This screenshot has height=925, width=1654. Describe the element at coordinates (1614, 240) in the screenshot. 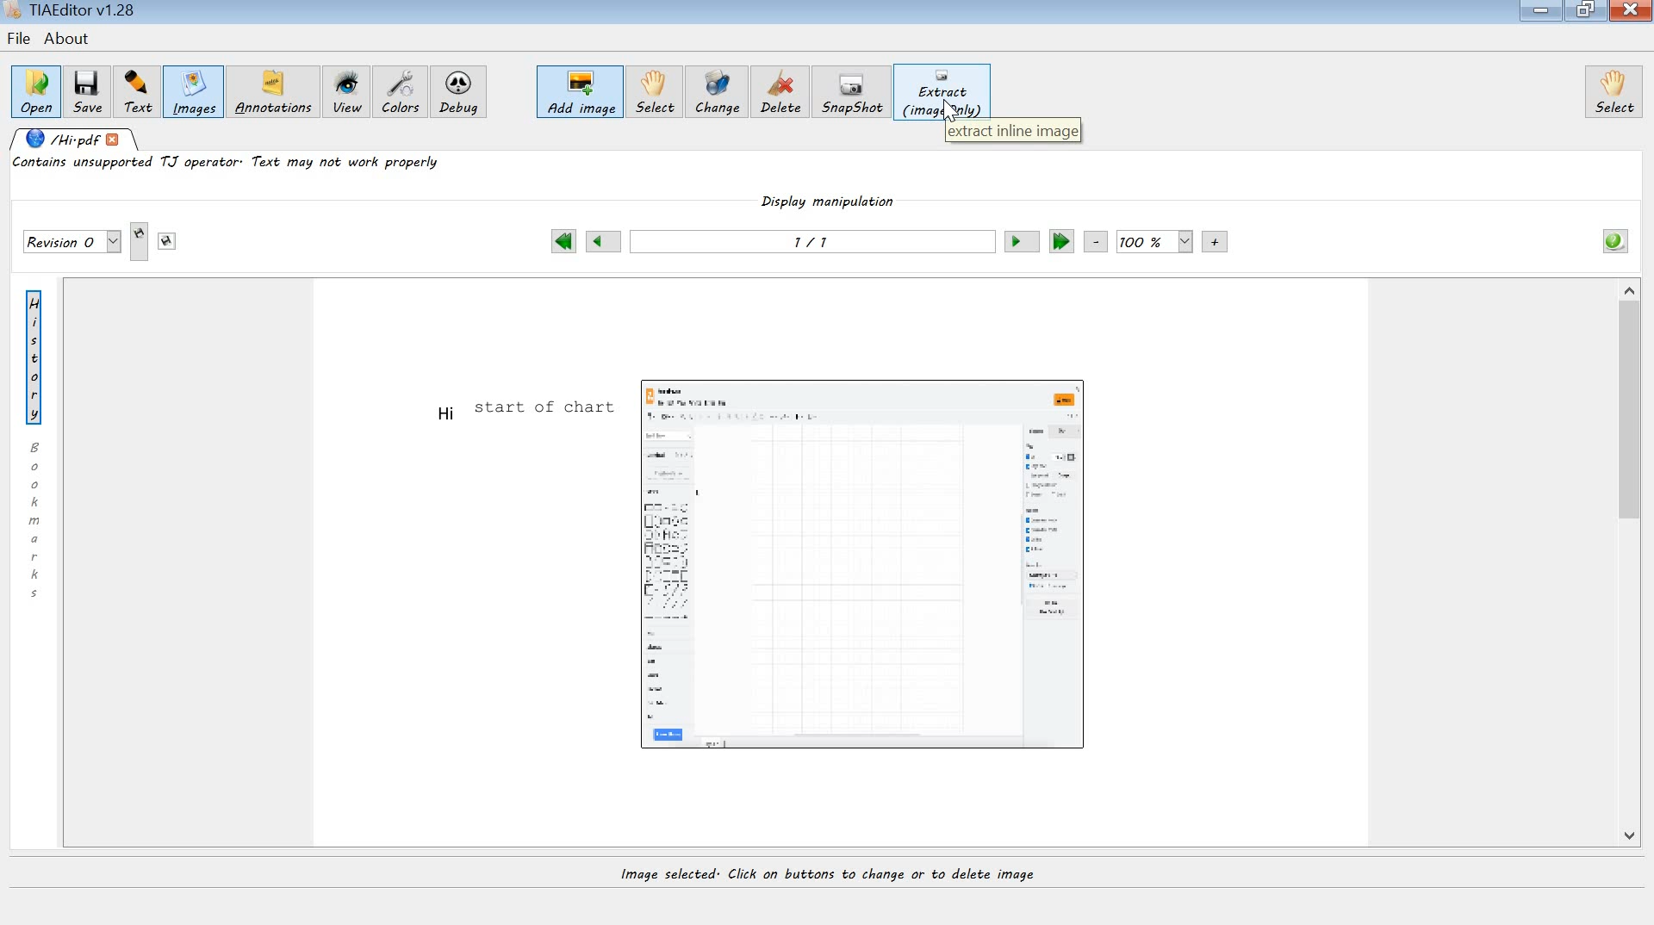

I see `info about opened pdf` at that location.